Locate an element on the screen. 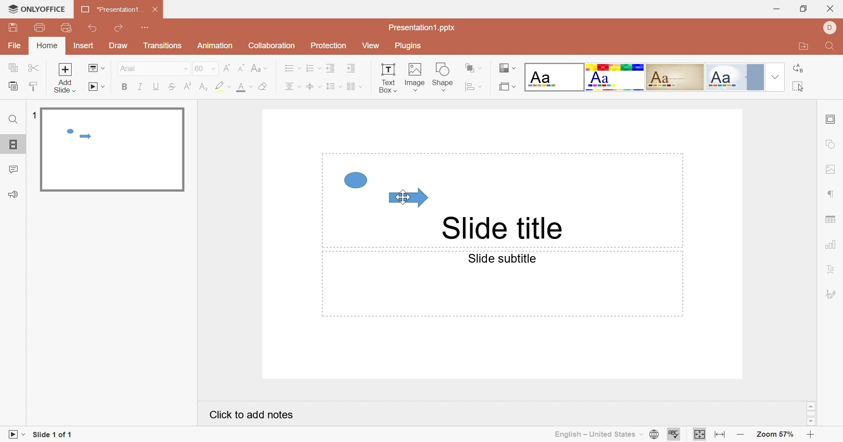 Image resolution: width=843 pixels, height=442 pixels. Font color is located at coordinates (244, 87).